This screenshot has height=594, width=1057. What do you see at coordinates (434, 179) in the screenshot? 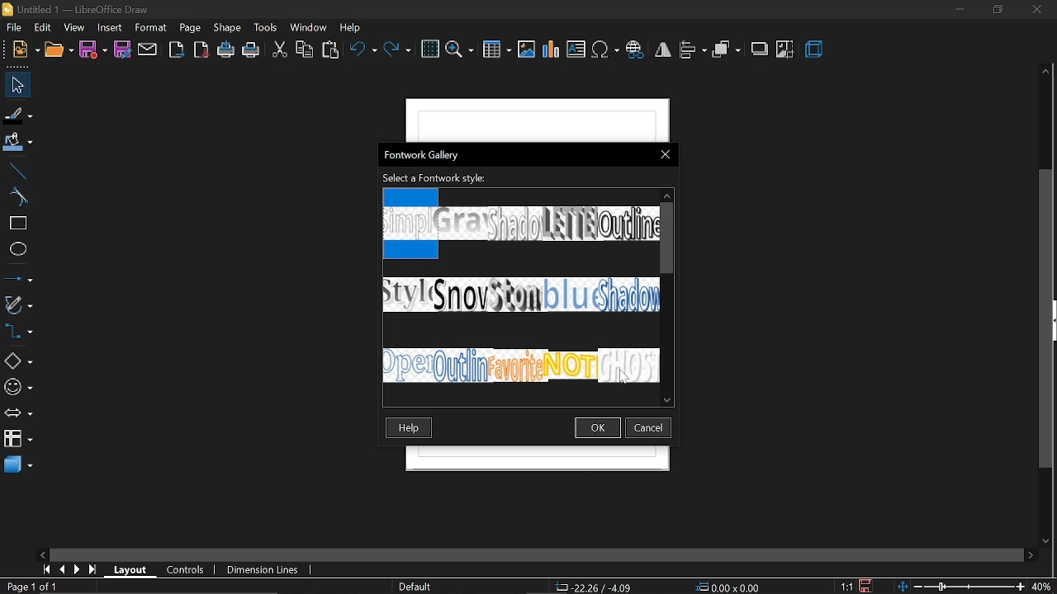
I see `select fontwork style` at bounding box center [434, 179].